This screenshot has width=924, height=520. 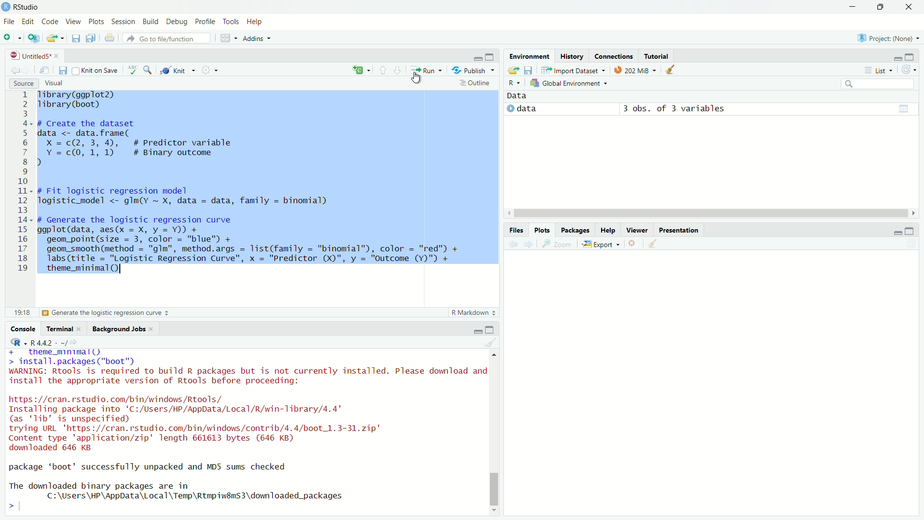 I want to click on Session, so click(x=124, y=22).